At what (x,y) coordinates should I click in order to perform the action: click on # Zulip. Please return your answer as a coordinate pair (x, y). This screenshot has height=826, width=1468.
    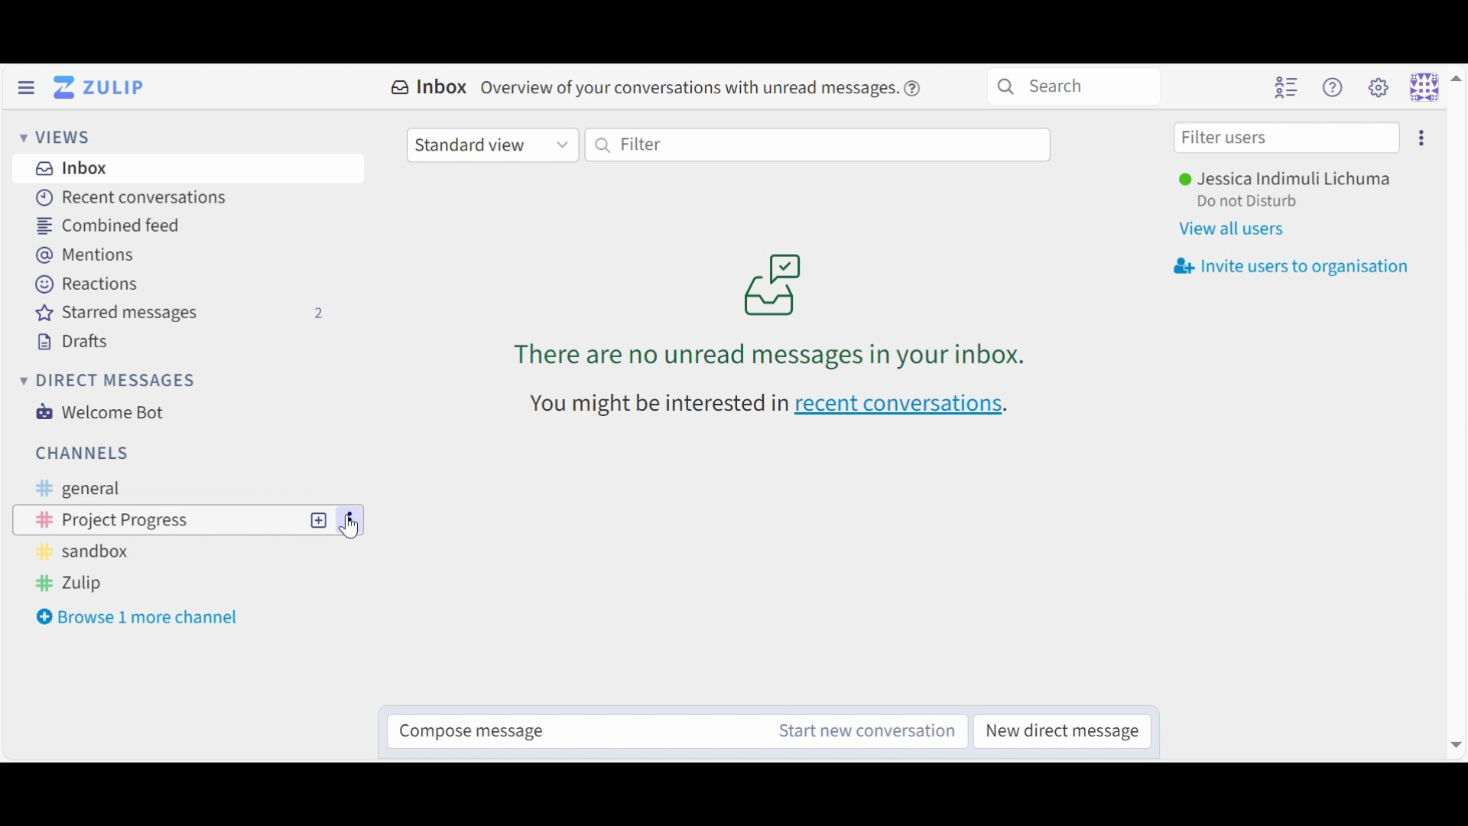
    Looking at the image, I should click on (73, 585).